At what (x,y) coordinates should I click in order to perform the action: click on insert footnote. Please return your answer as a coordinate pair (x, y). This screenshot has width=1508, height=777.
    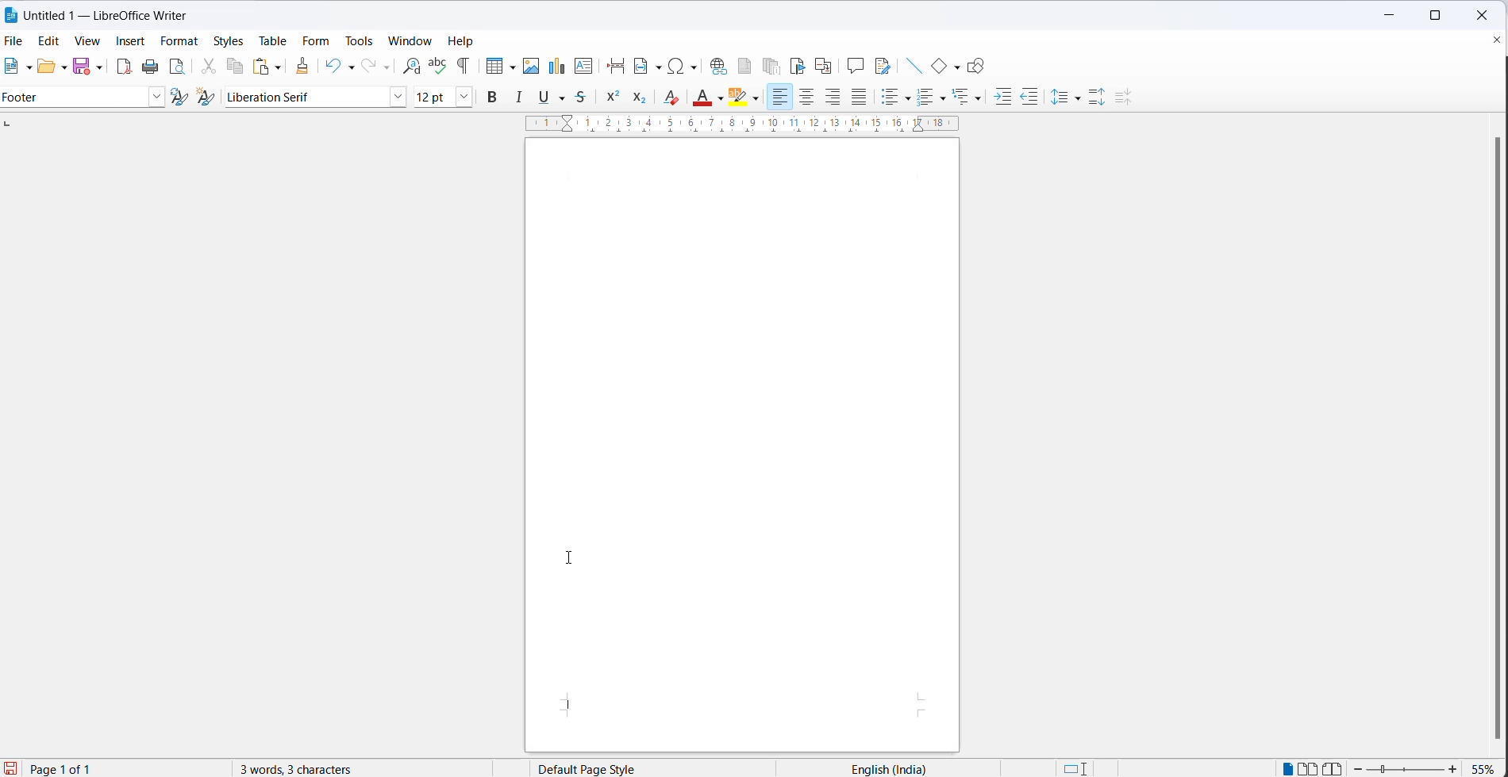
    Looking at the image, I should click on (746, 66).